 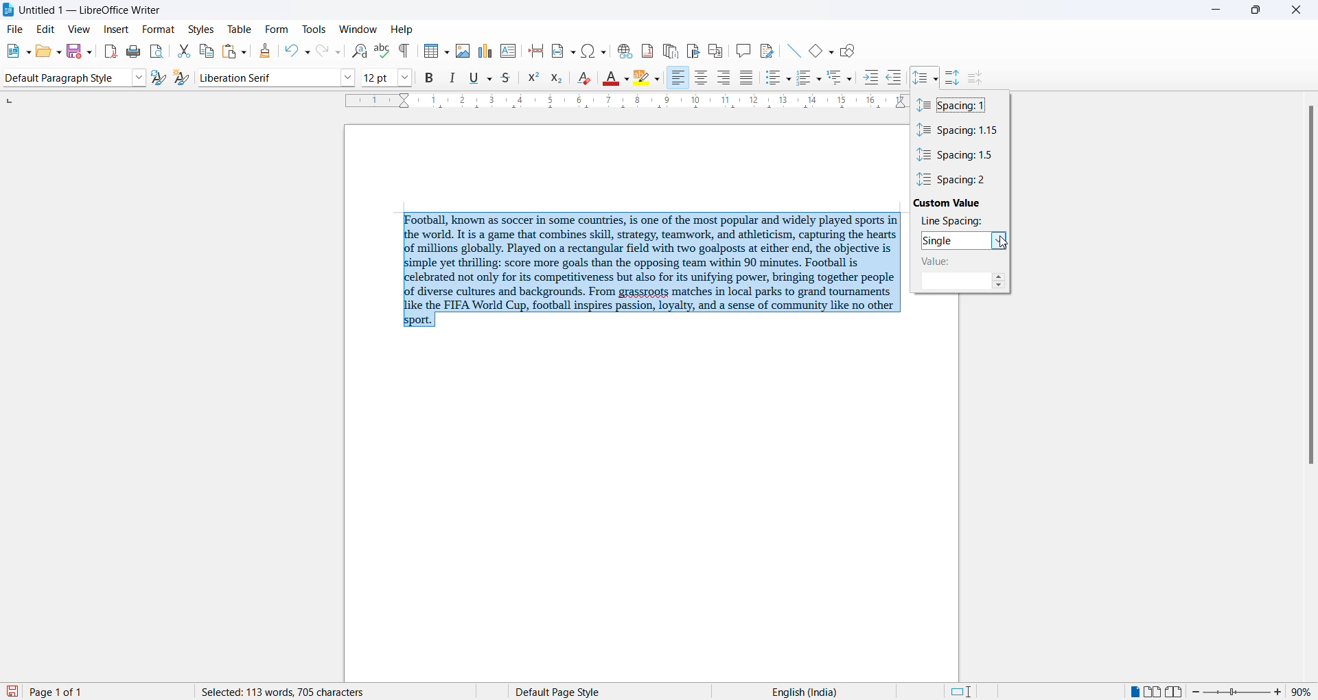 What do you see at coordinates (997, 286) in the screenshot?
I see `decrease line spacing` at bounding box center [997, 286].